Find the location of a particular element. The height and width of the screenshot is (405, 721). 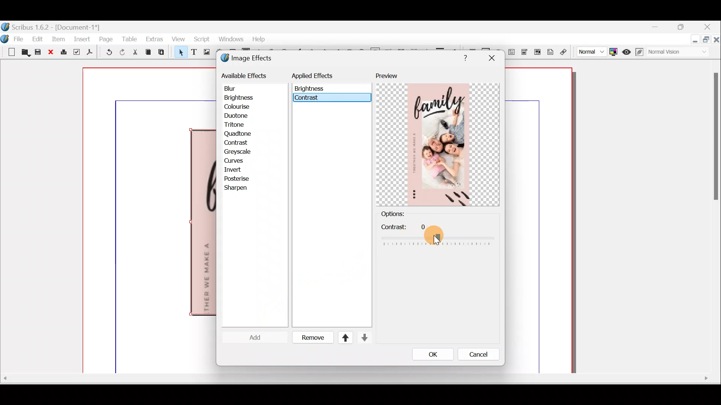

Save as PDF is located at coordinates (89, 53).